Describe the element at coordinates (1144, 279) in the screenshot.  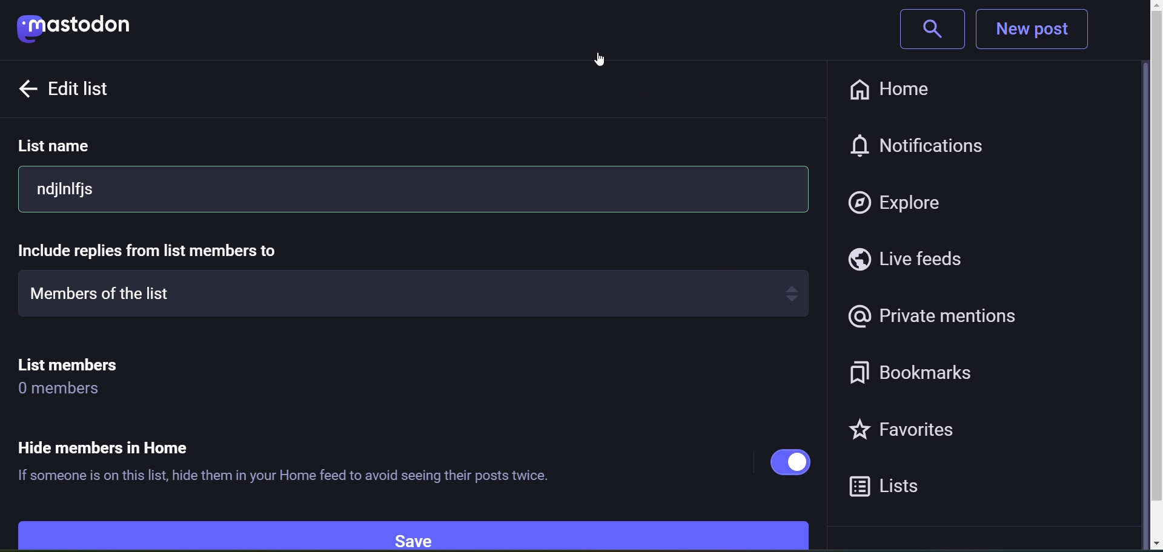
I see `scroll bar` at that location.